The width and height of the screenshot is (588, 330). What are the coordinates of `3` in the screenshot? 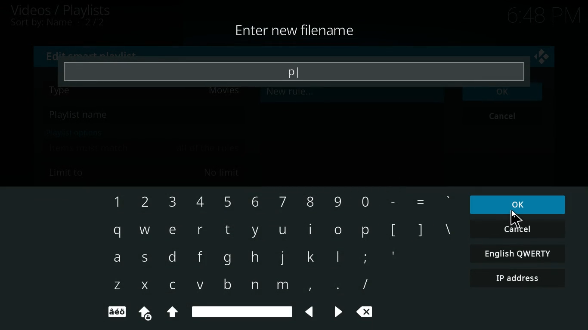 It's located at (171, 203).